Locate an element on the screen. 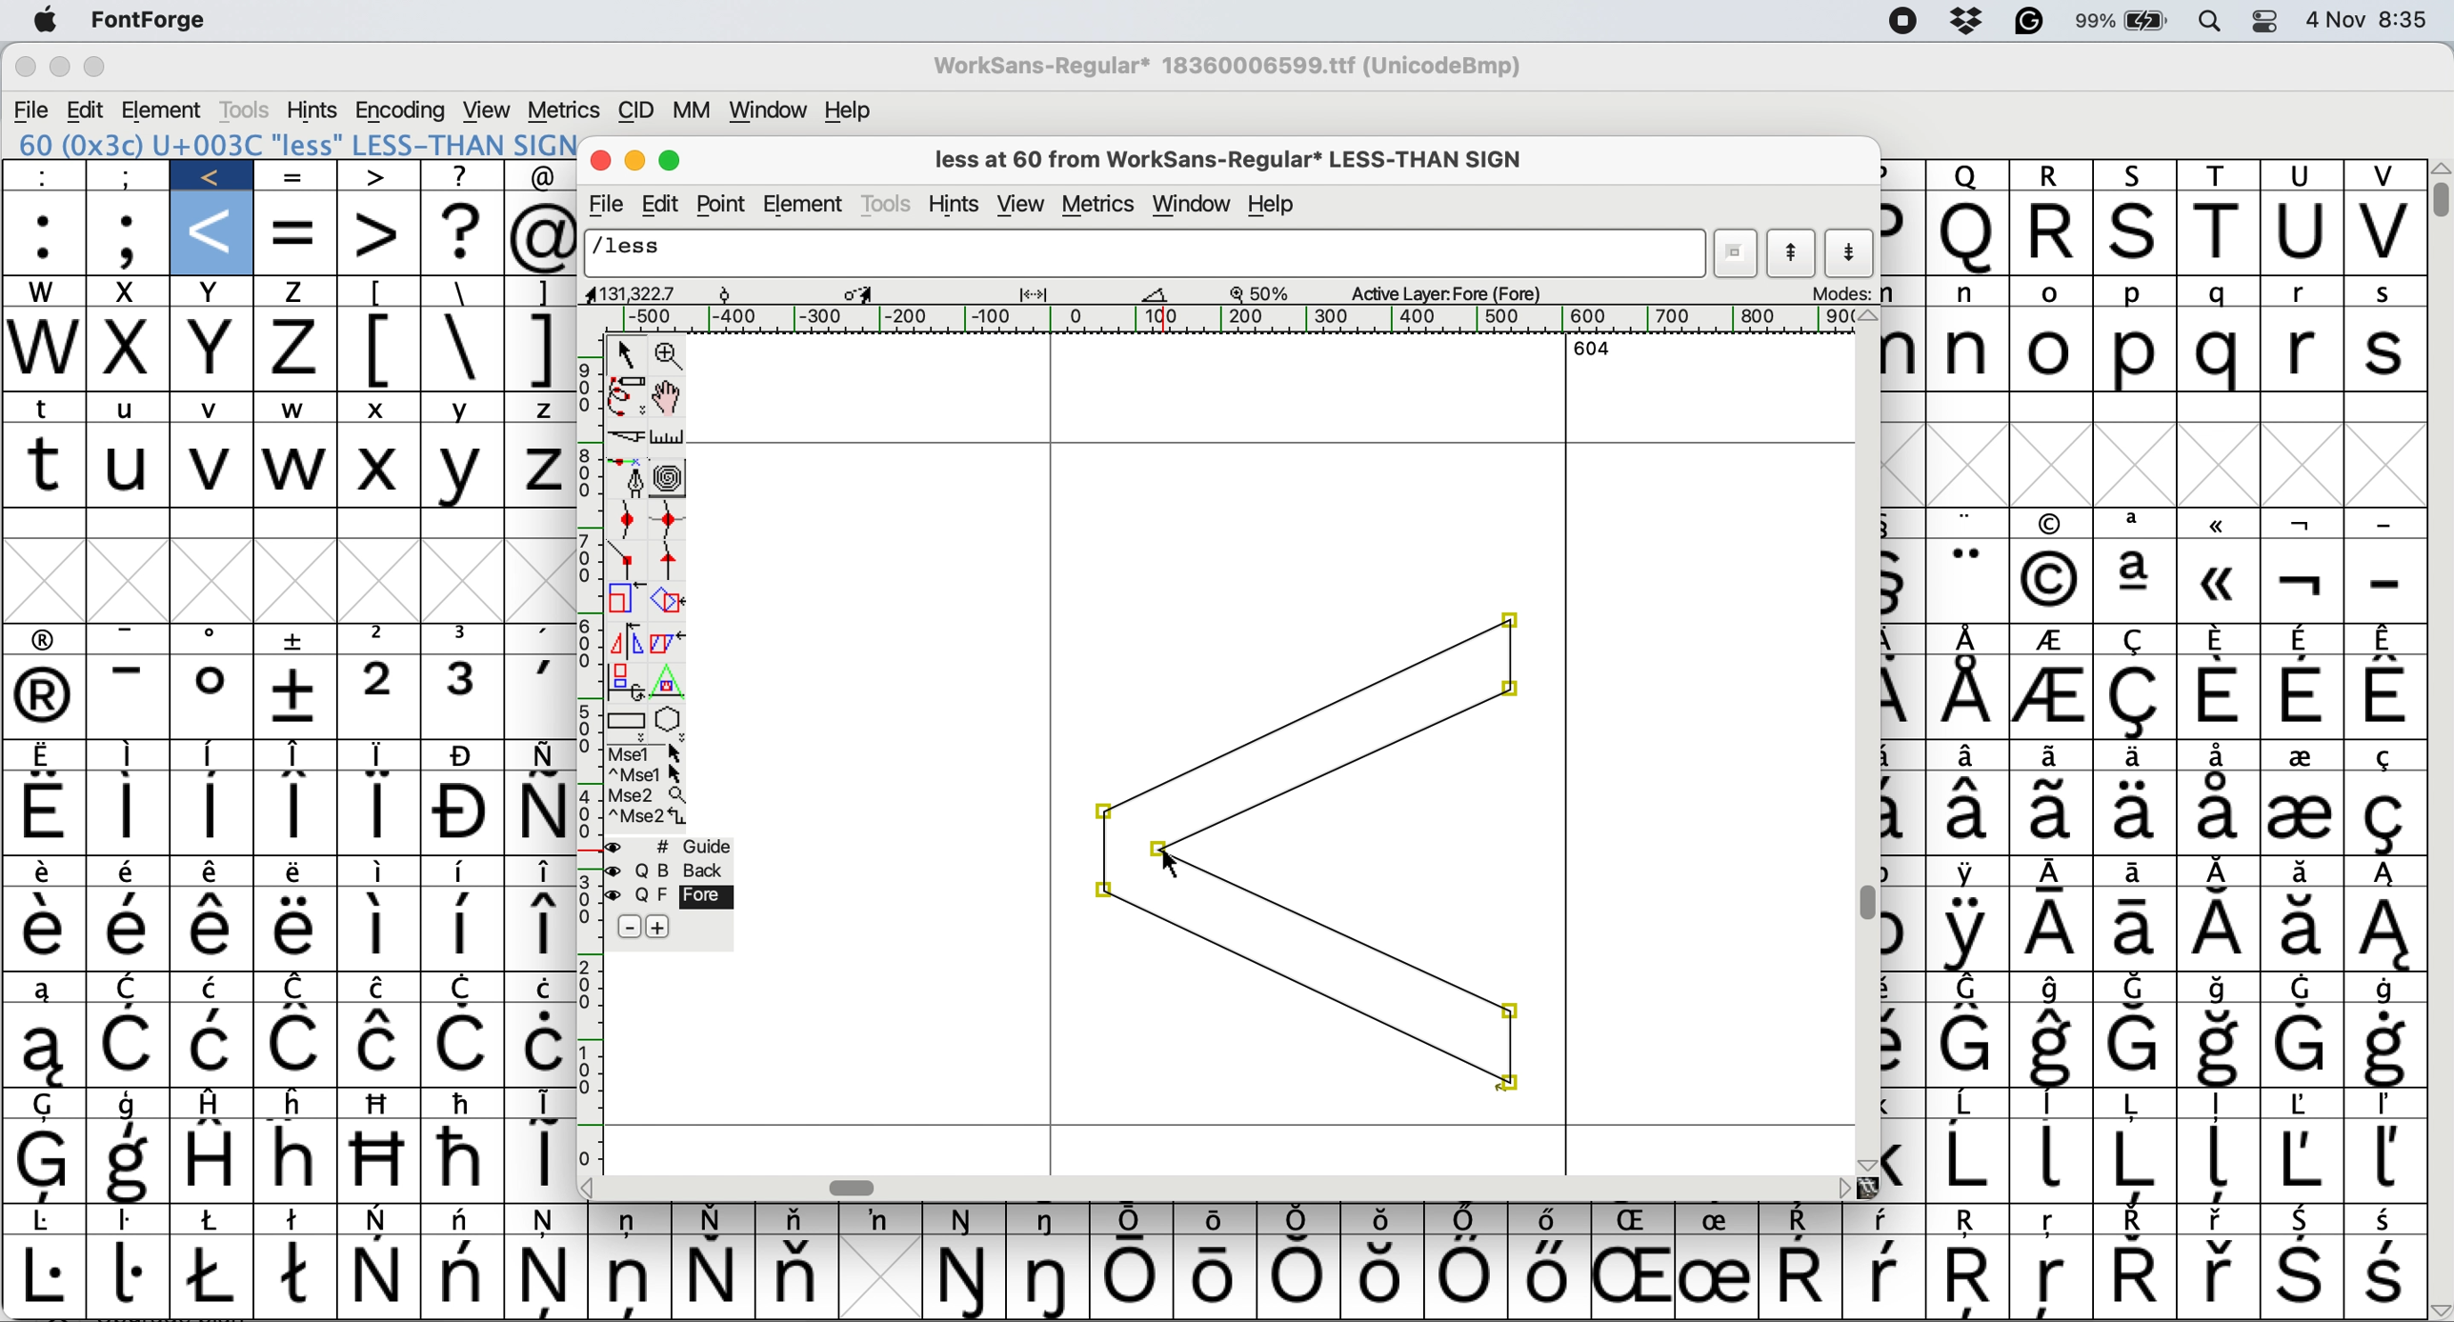 The height and width of the screenshot is (1322, 2454). r is located at coordinates (2058, 233).